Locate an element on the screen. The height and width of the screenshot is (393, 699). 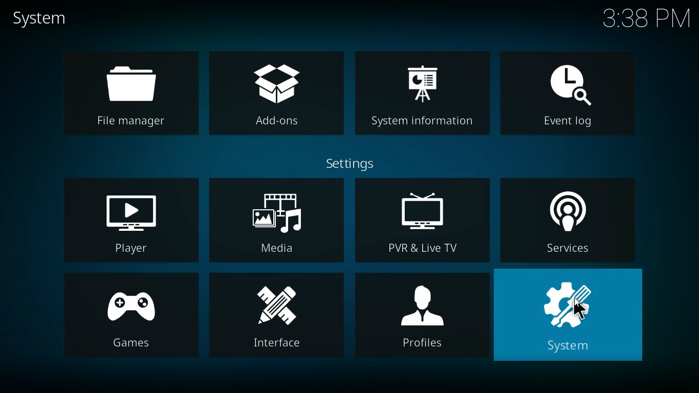
system information is located at coordinates (423, 99).